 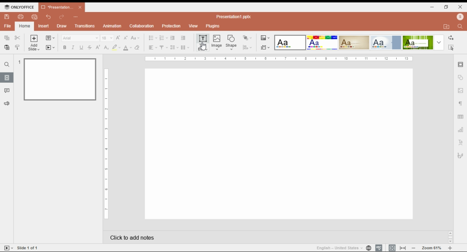 I want to click on increase zoom, so click(x=450, y=248).